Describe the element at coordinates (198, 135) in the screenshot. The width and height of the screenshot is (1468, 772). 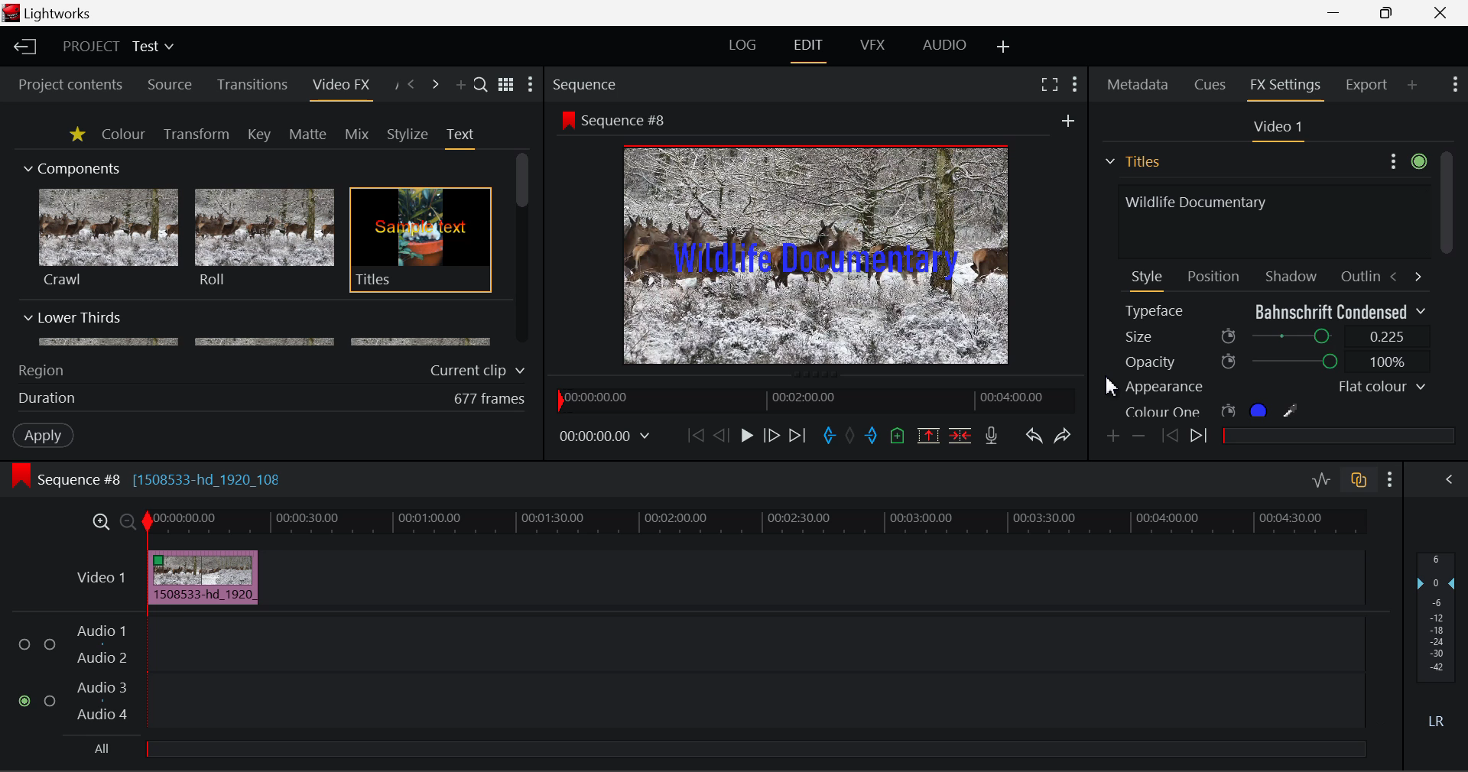
I see `Transform` at that location.